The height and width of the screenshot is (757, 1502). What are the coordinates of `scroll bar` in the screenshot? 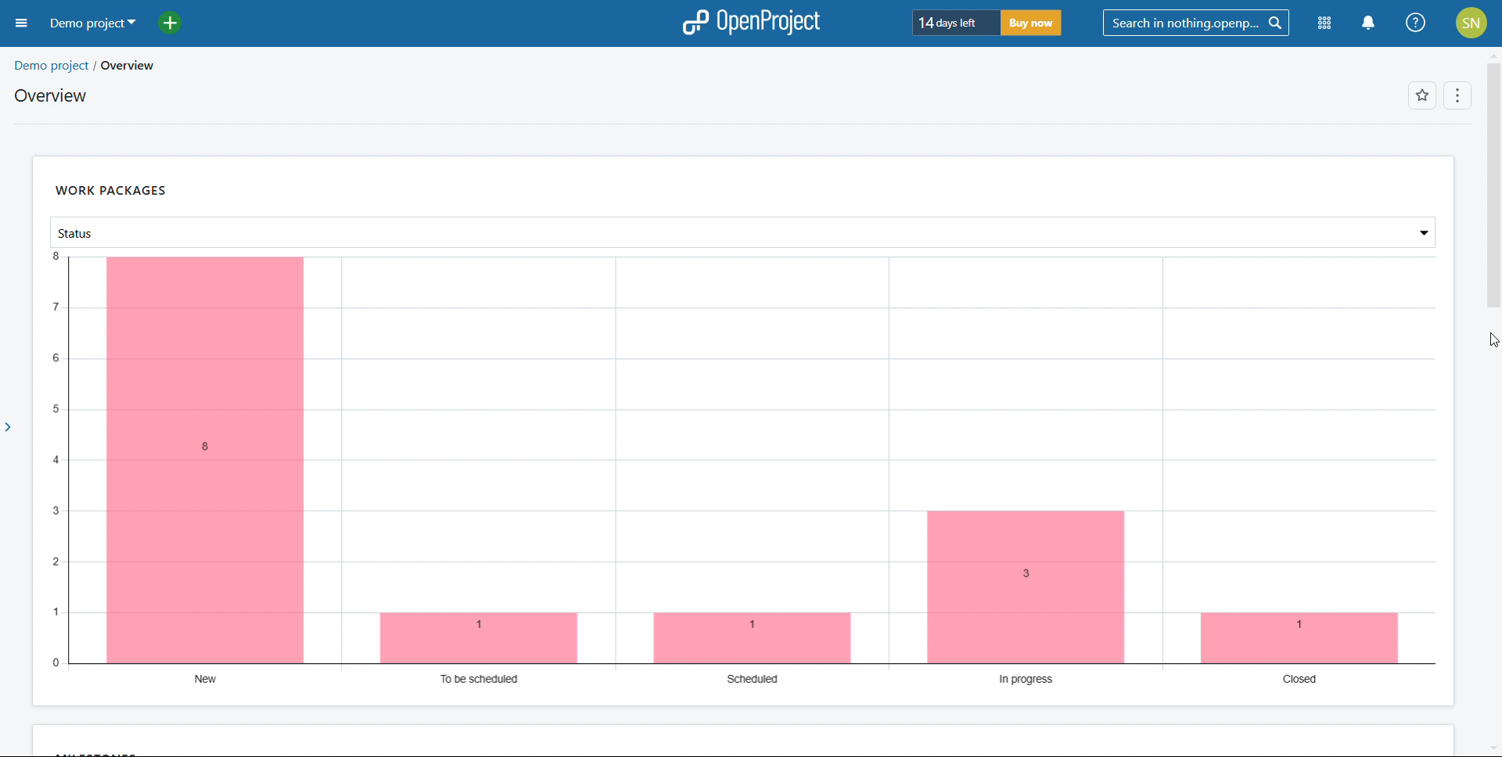 It's located at (1493, 195).